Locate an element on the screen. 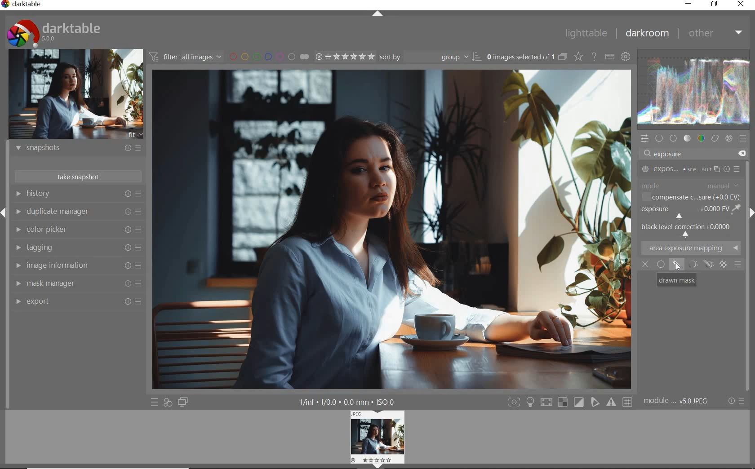  BLENDING MODE is located at coordinates (737, 265).